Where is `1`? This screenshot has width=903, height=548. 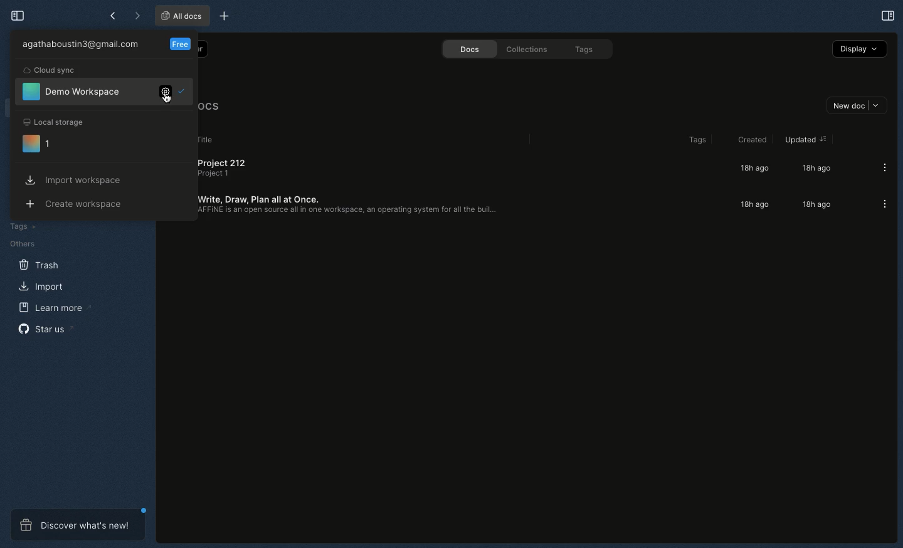 1 is located at coordinates (39, 145).